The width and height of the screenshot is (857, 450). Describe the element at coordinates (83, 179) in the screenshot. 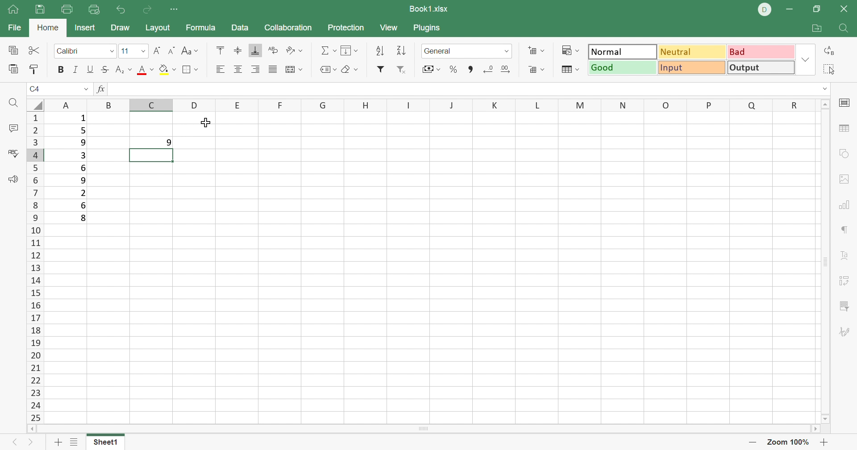

I see `9` at that location.